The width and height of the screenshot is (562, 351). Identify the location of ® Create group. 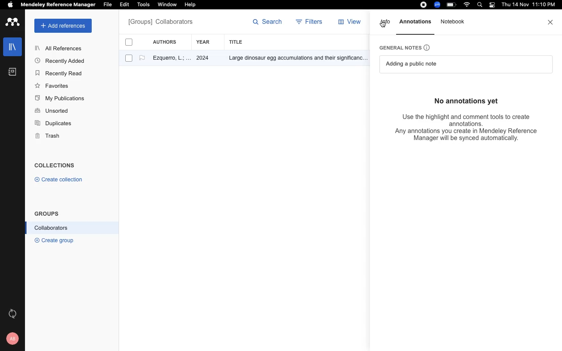
(53, 240).